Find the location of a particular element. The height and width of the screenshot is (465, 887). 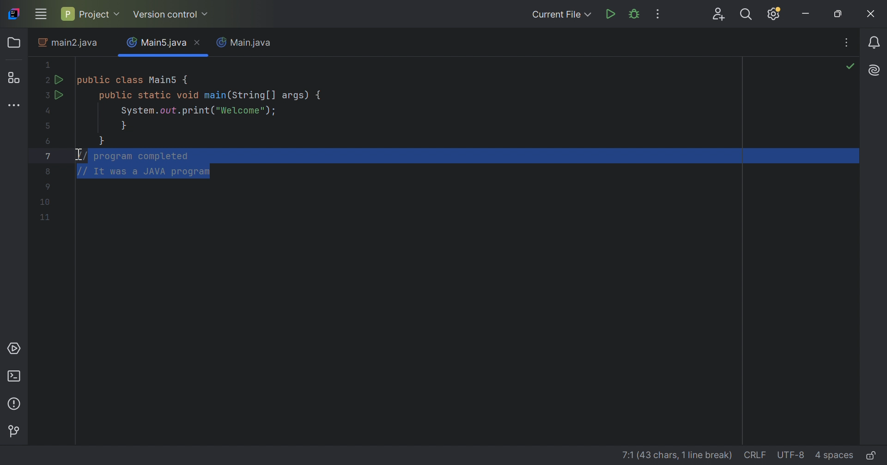

Project is located at coordinates (91, 12).